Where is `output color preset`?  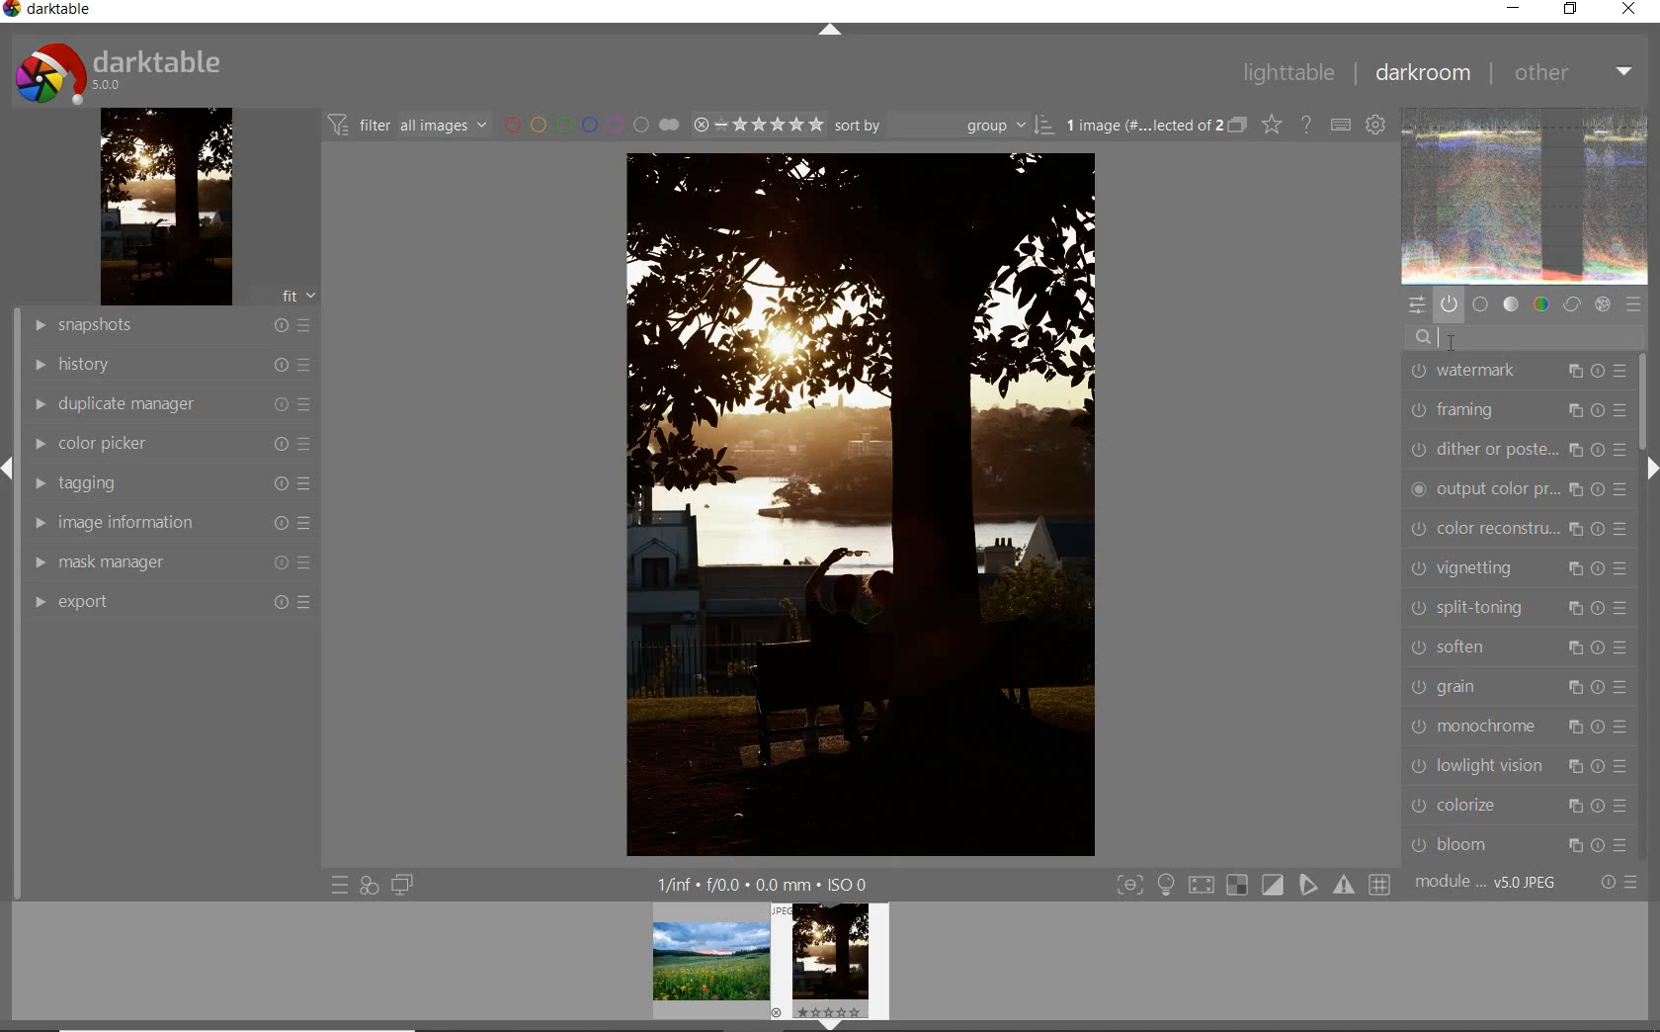 output color preset is located at coordinates (1515, 489).